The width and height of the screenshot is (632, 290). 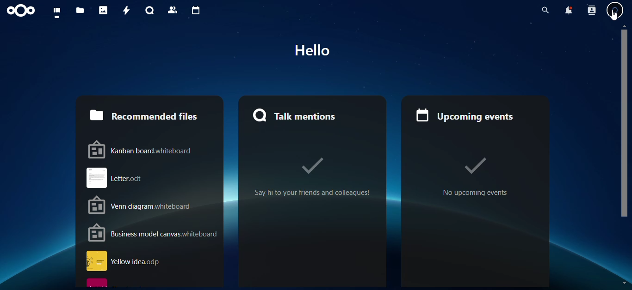 I want to click on photos, so click(x=102, y=10).